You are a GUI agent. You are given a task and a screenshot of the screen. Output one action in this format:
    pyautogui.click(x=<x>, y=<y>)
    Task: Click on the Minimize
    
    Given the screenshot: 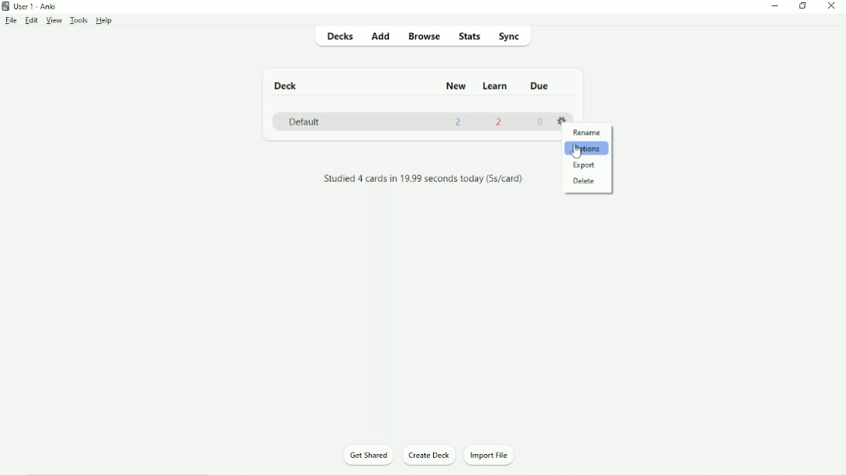 What is the action you would take?
    pyautogui.click(x=776, y=7)
    